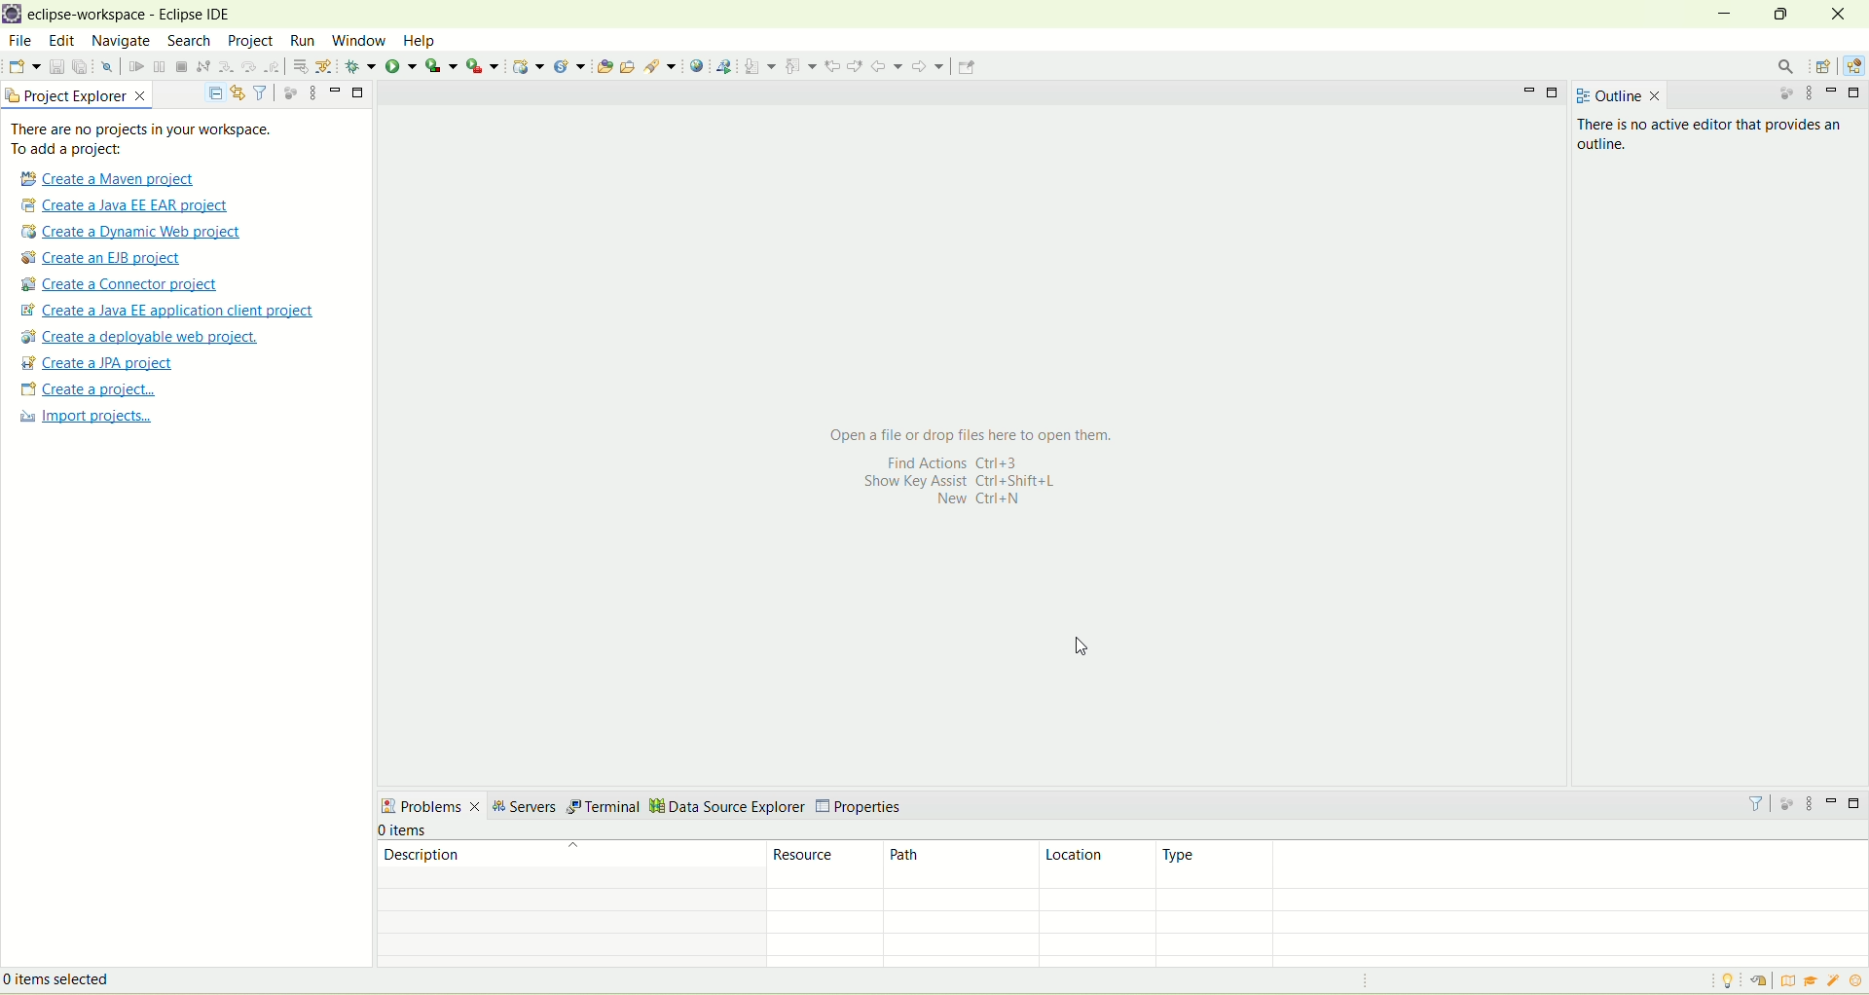  What do you see at coordinates (1853, 66) in the screenshot?
I see `Java EE` at bounding box center [1853, 66].